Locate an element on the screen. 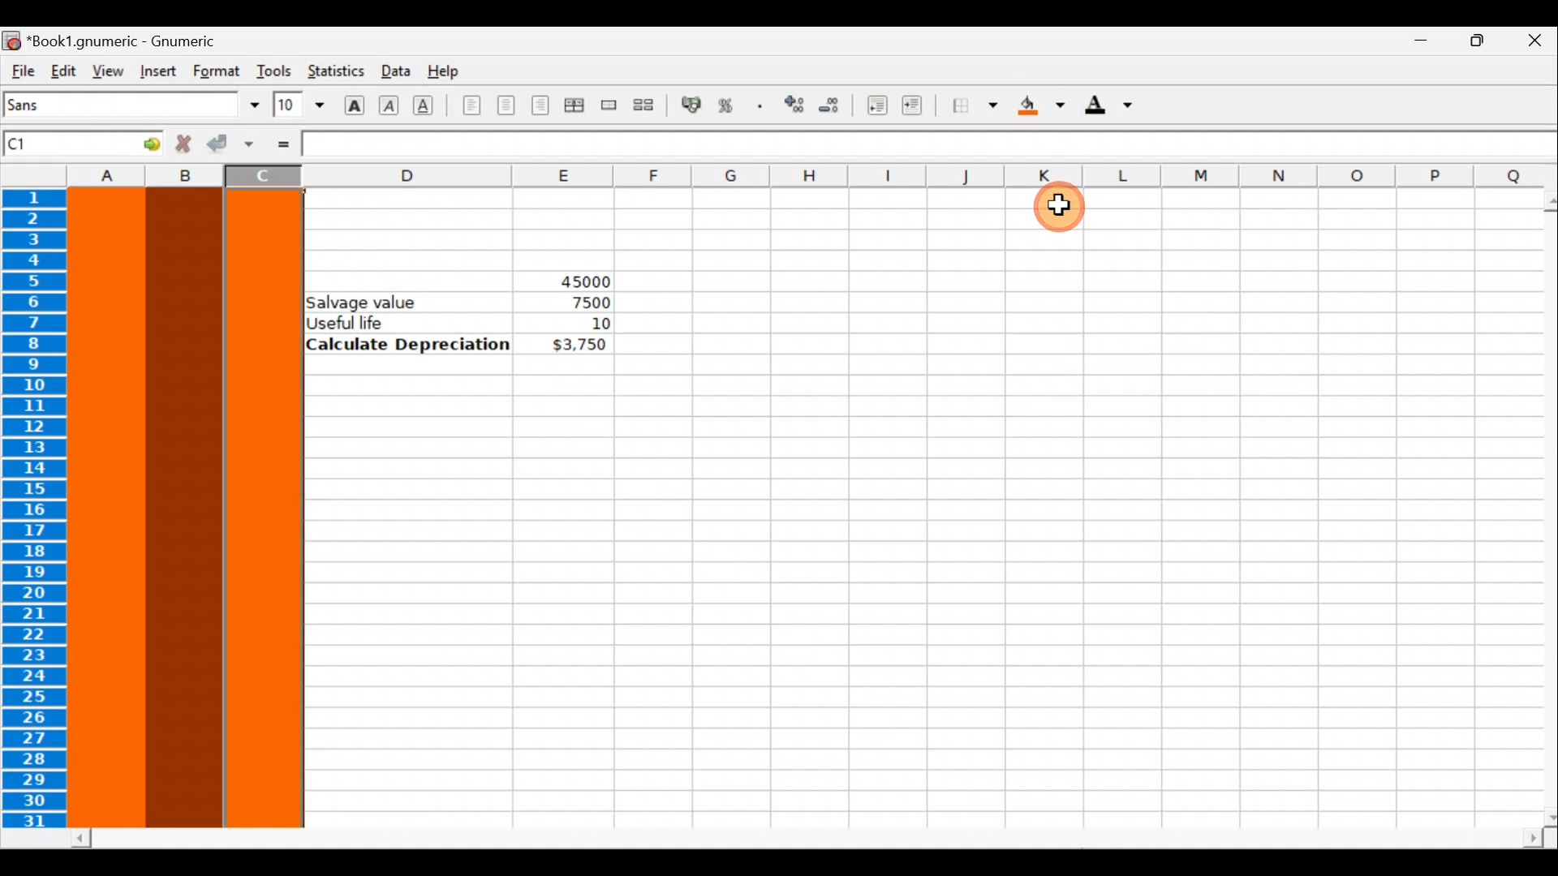  Statistics is located at coordinates (334, 72).